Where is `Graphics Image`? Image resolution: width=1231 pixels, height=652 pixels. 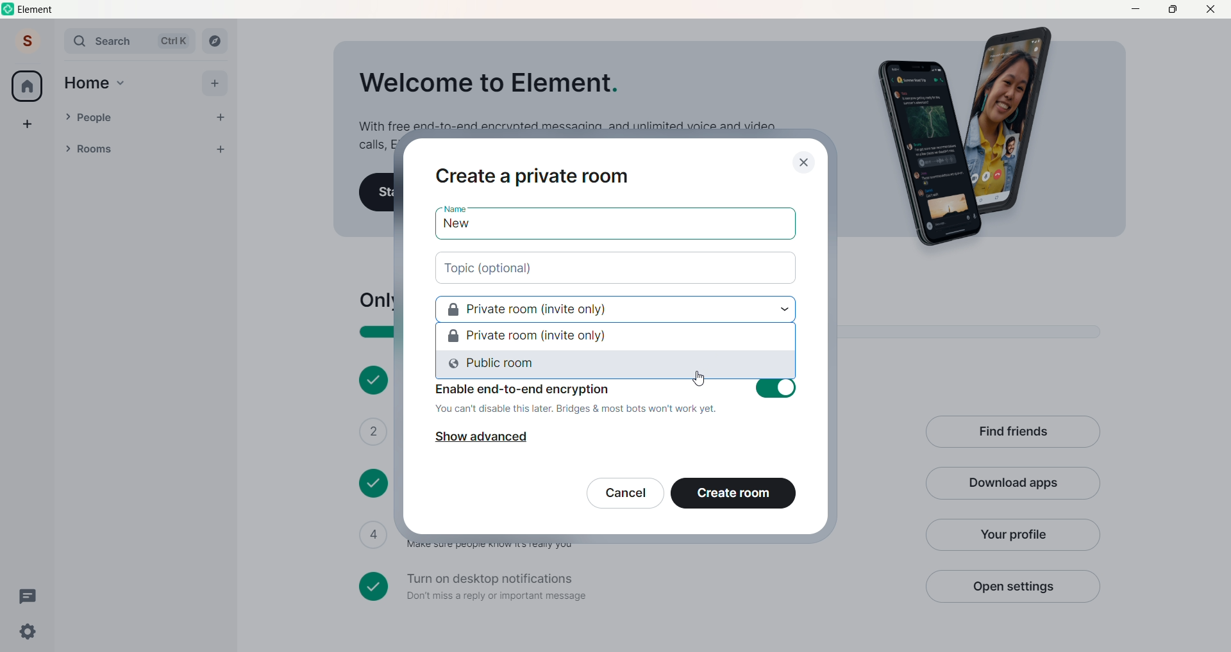 Graphics Image is located at coordinates (972, 138).